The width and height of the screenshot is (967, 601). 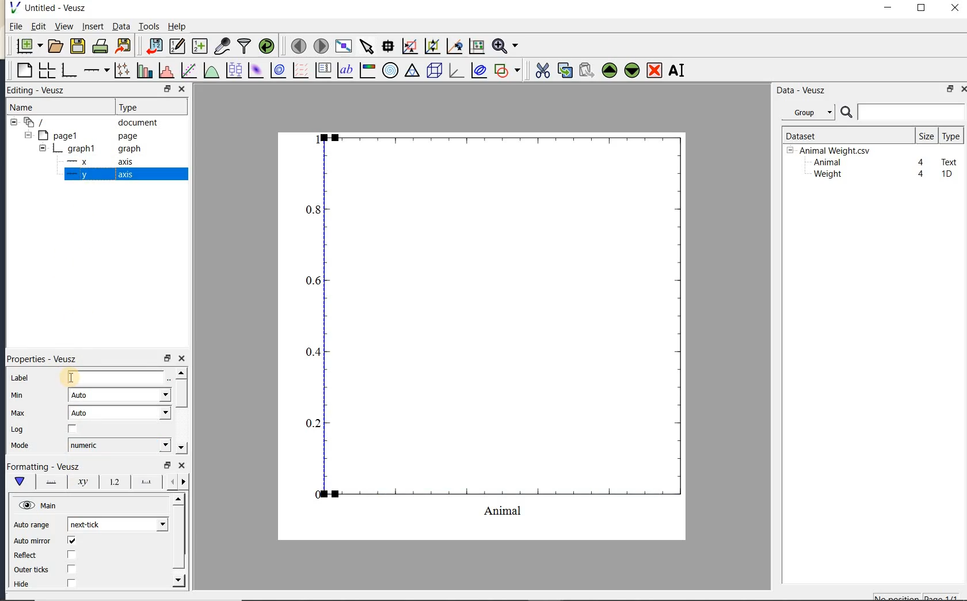 I want to click on File, so click(x=16, y=26).